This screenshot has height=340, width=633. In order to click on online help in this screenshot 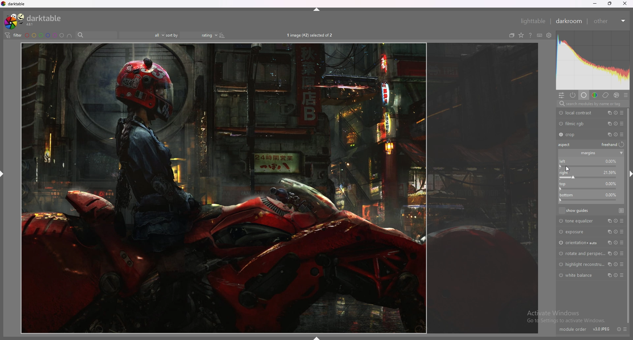, I will do `click(530, 35)`.